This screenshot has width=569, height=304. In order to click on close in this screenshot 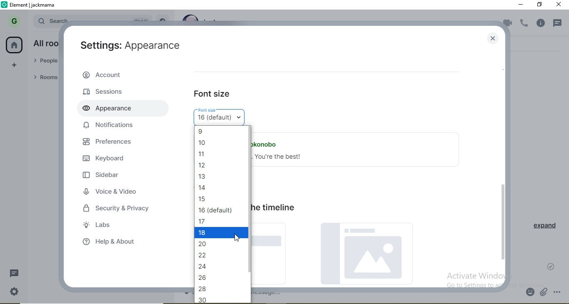, I will do `click(559, 6)`.